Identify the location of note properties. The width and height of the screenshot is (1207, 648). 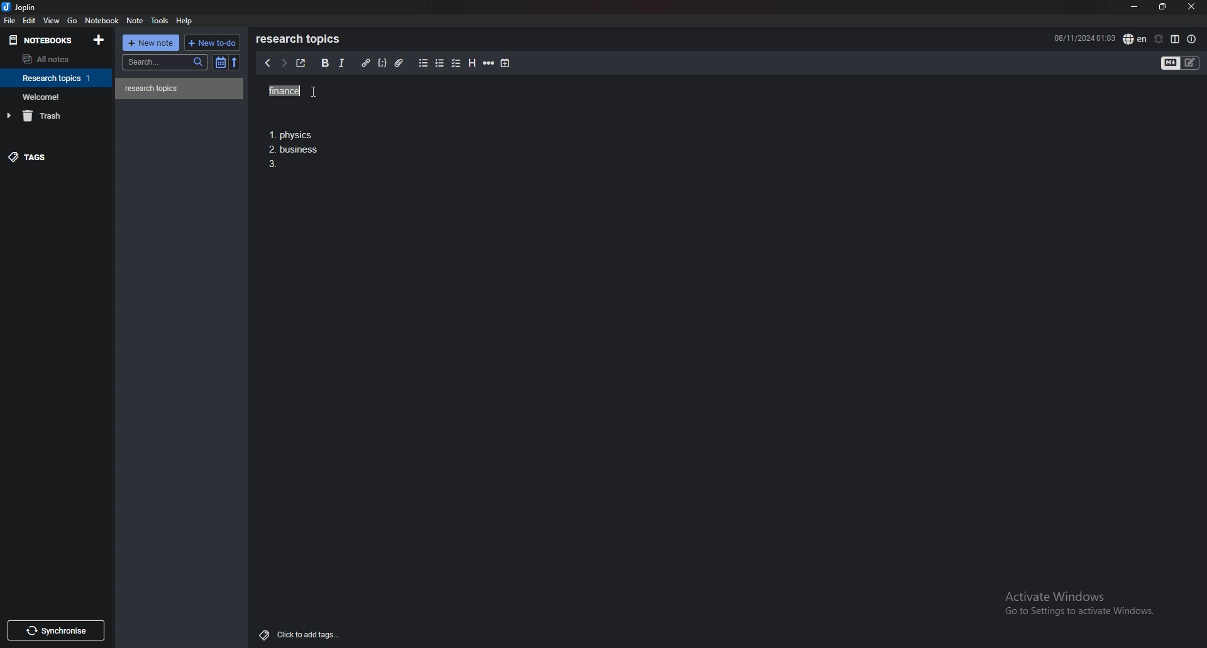
(1192, 39).